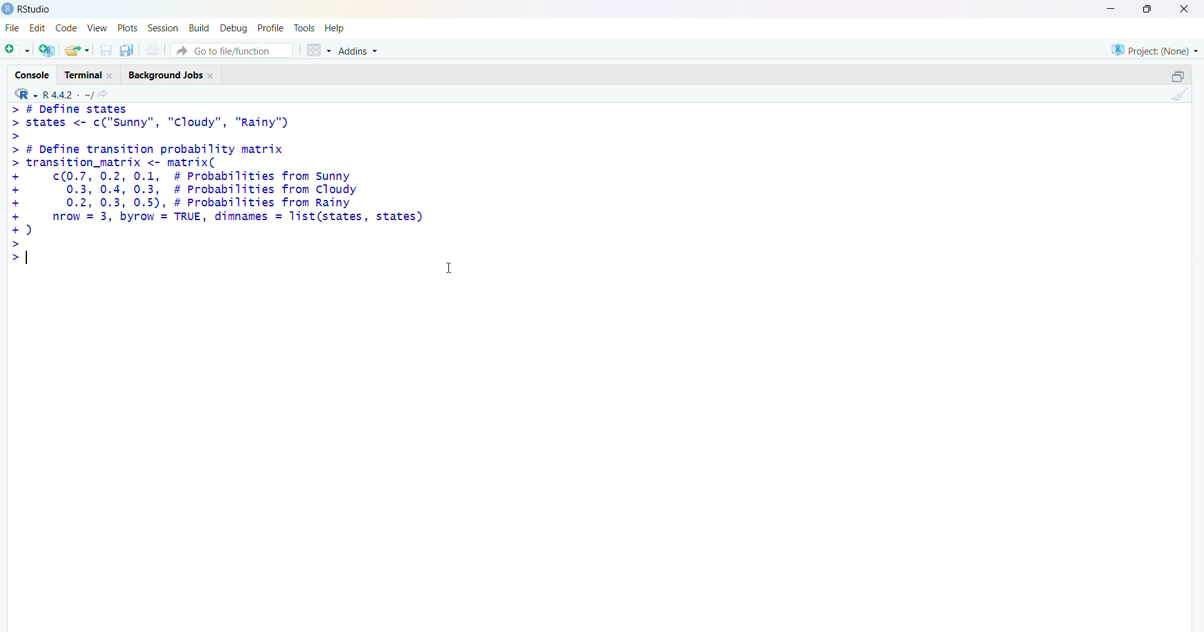  Describe the element at coordinates (54, 93) in the screenshot. I see `R 4.4.2` at that location.